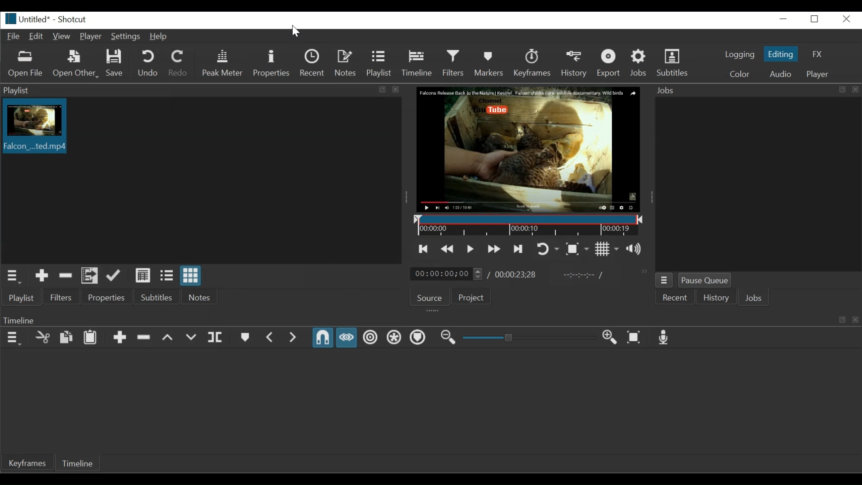 Image resolution: width=862 pixels, height=485 pixels. What do you see at coordinates (157, 297) in the screenshot?
I see `Subtitles` at bounding box center [157, 297].